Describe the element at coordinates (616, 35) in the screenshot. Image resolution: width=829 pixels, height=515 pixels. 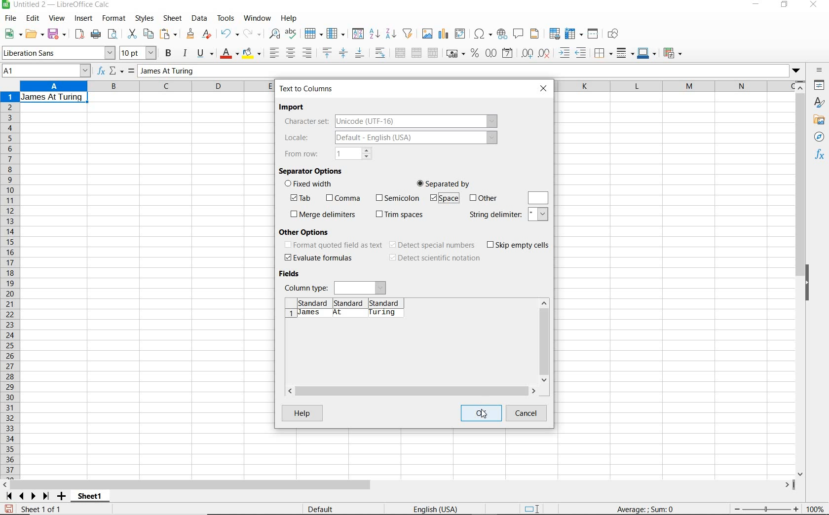
I see `show draw functions` at that location.